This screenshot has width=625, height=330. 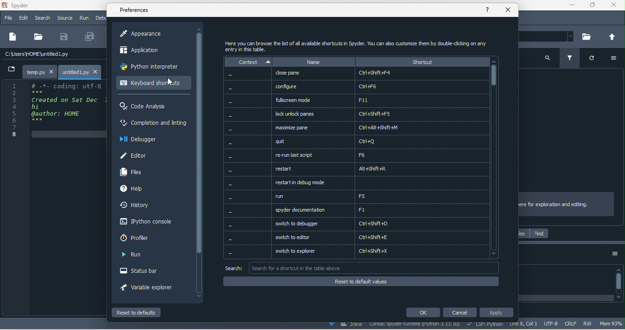 I want to click on rw, so click(x=588, y=323).